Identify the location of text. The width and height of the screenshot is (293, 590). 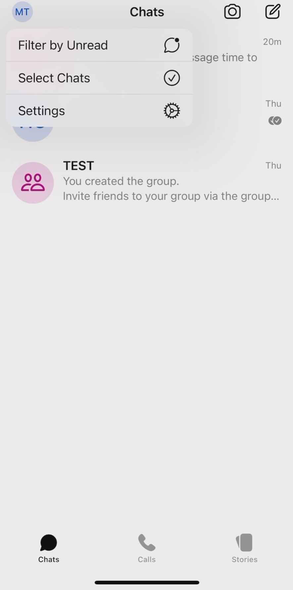
(225, 59).